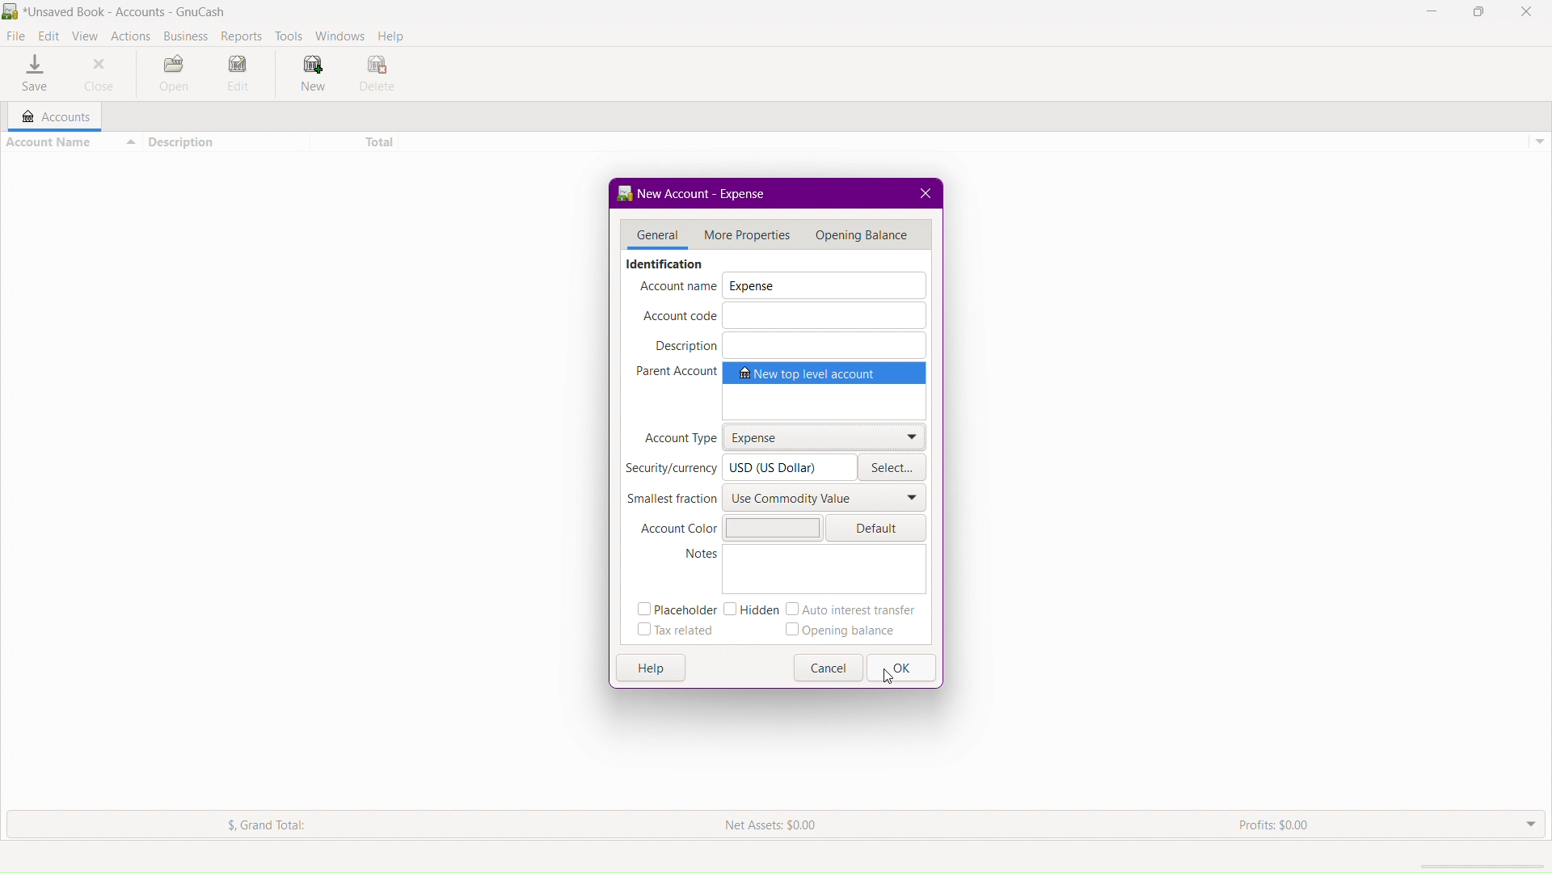 The height and width of the screenshot is (873, 1552). What do you see at coordinates (803, 571) in the screenshot?
I see `Notes` at bounding box center [803, 571].